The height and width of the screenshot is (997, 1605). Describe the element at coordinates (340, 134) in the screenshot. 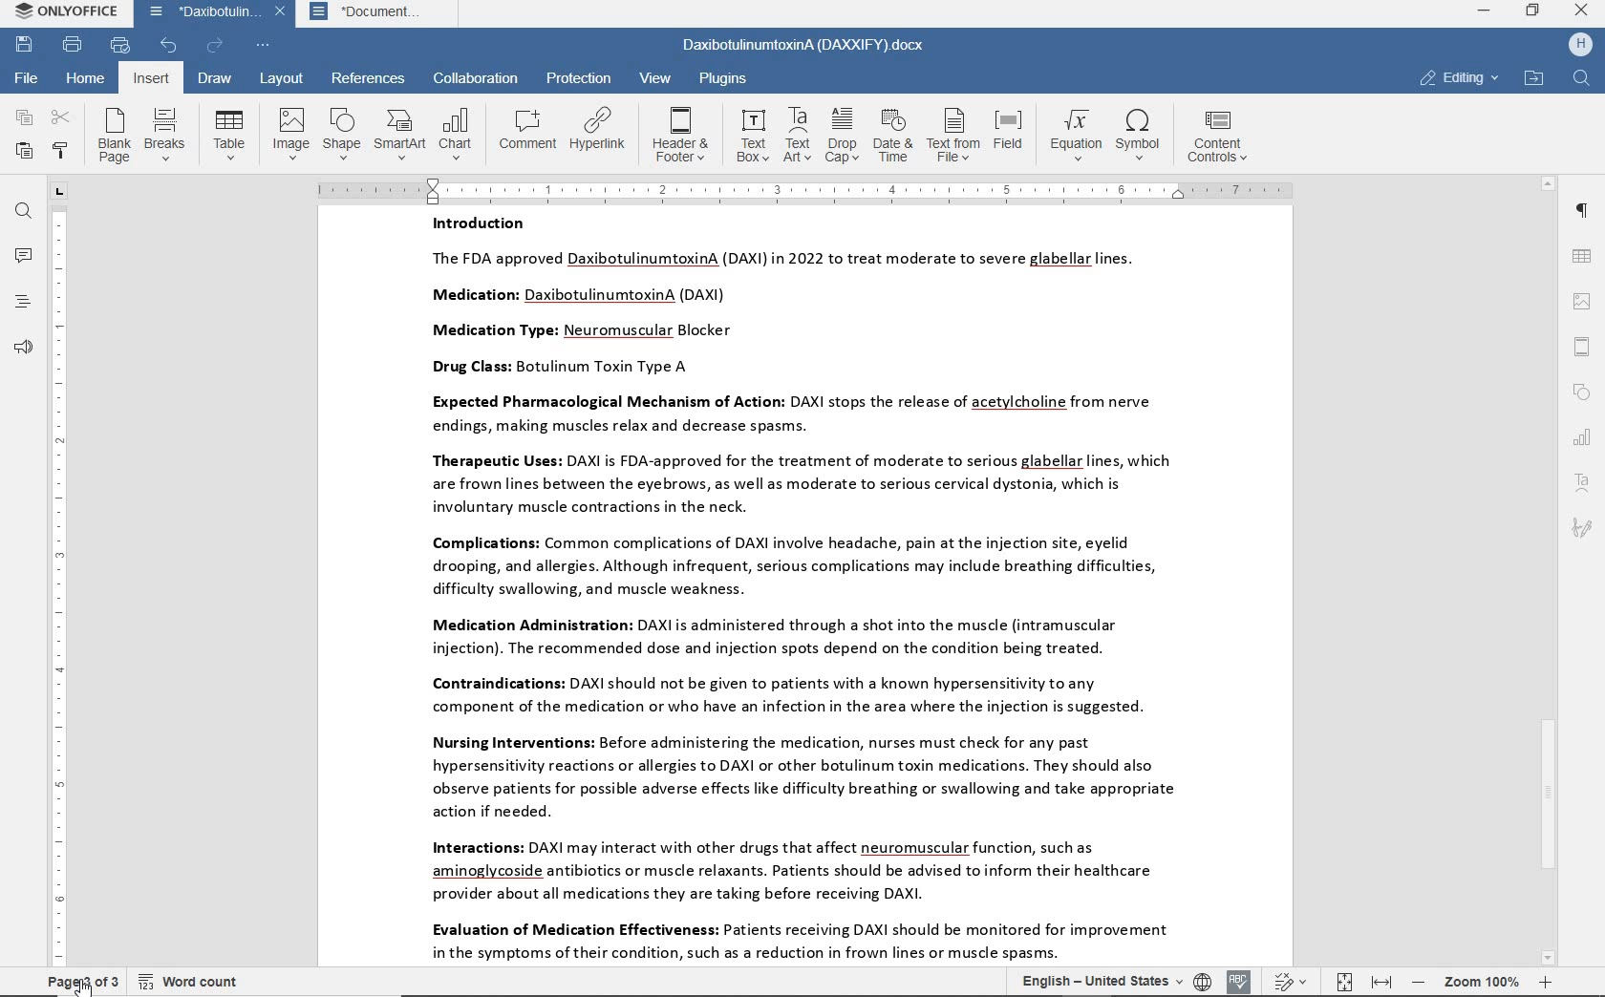

I see `shape` at that location.